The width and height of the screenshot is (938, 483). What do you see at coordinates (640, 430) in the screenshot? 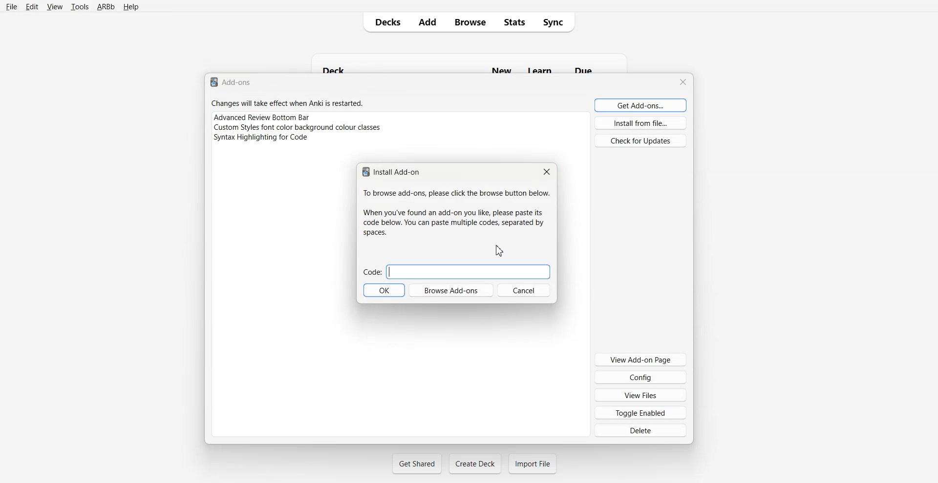
I see `Delete` at bounding box center [640, 430].